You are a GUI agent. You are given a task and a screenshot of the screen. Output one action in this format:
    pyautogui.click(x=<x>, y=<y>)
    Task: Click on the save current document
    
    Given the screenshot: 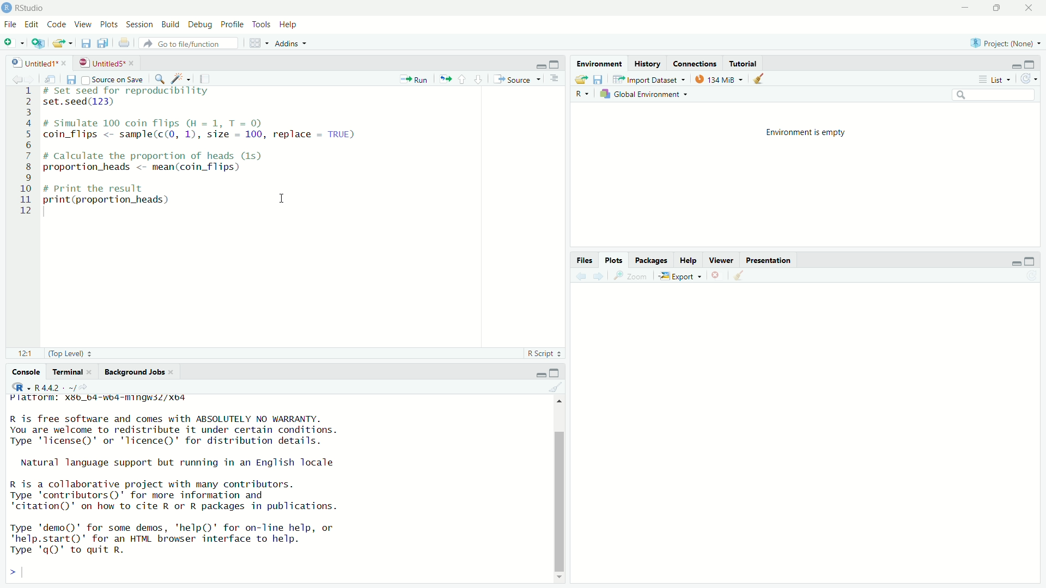 What is the action you would take?
    pyautogui.click(x=85, y=44)
    